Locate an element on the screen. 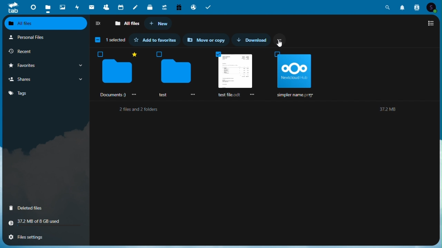 The height and width of the screenshot is (248, 442). All files is located at coordinates (128, 24).